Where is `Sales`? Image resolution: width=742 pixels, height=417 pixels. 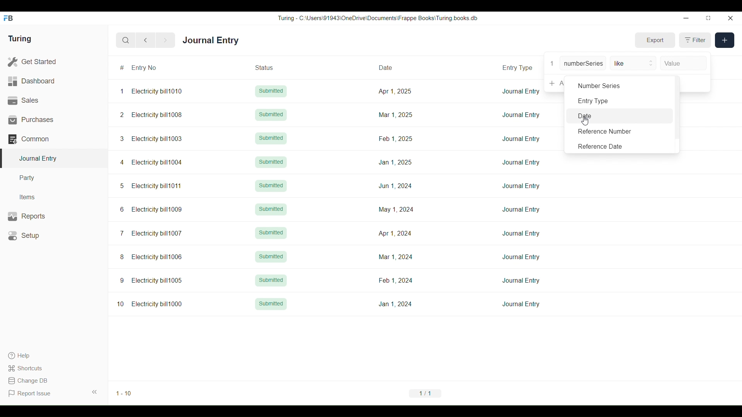
Sales is located at coordinates (54, 100).